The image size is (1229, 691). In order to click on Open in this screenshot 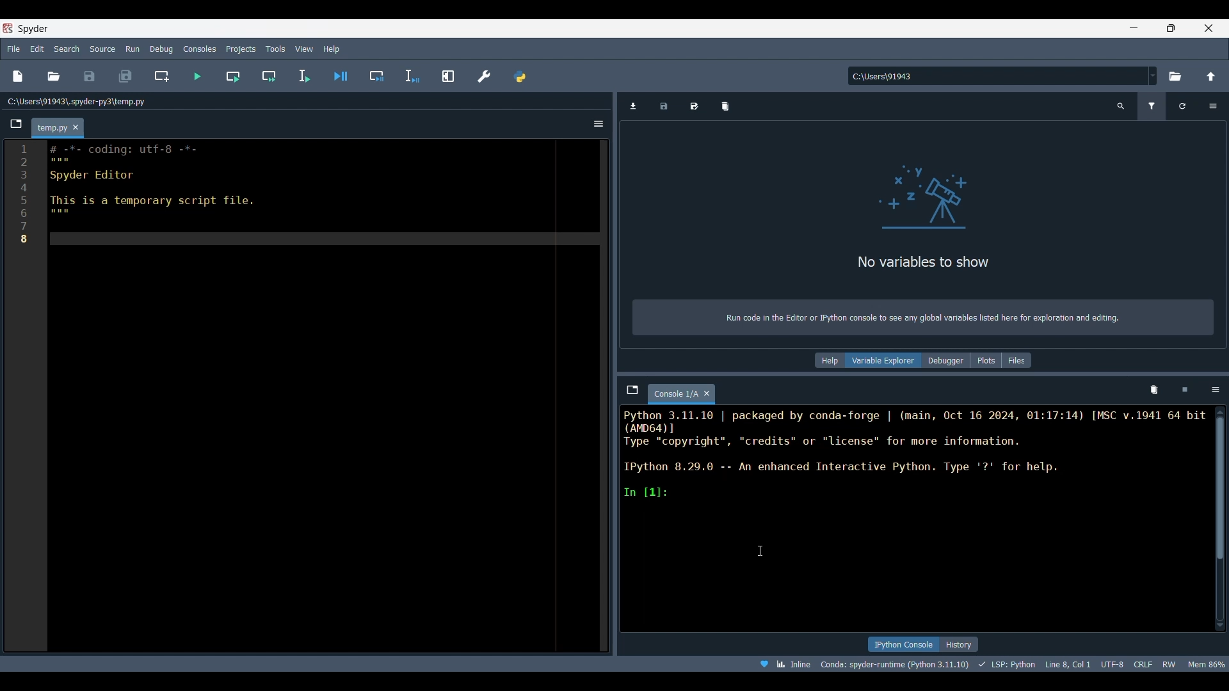, I will do `click(54, 76)`.